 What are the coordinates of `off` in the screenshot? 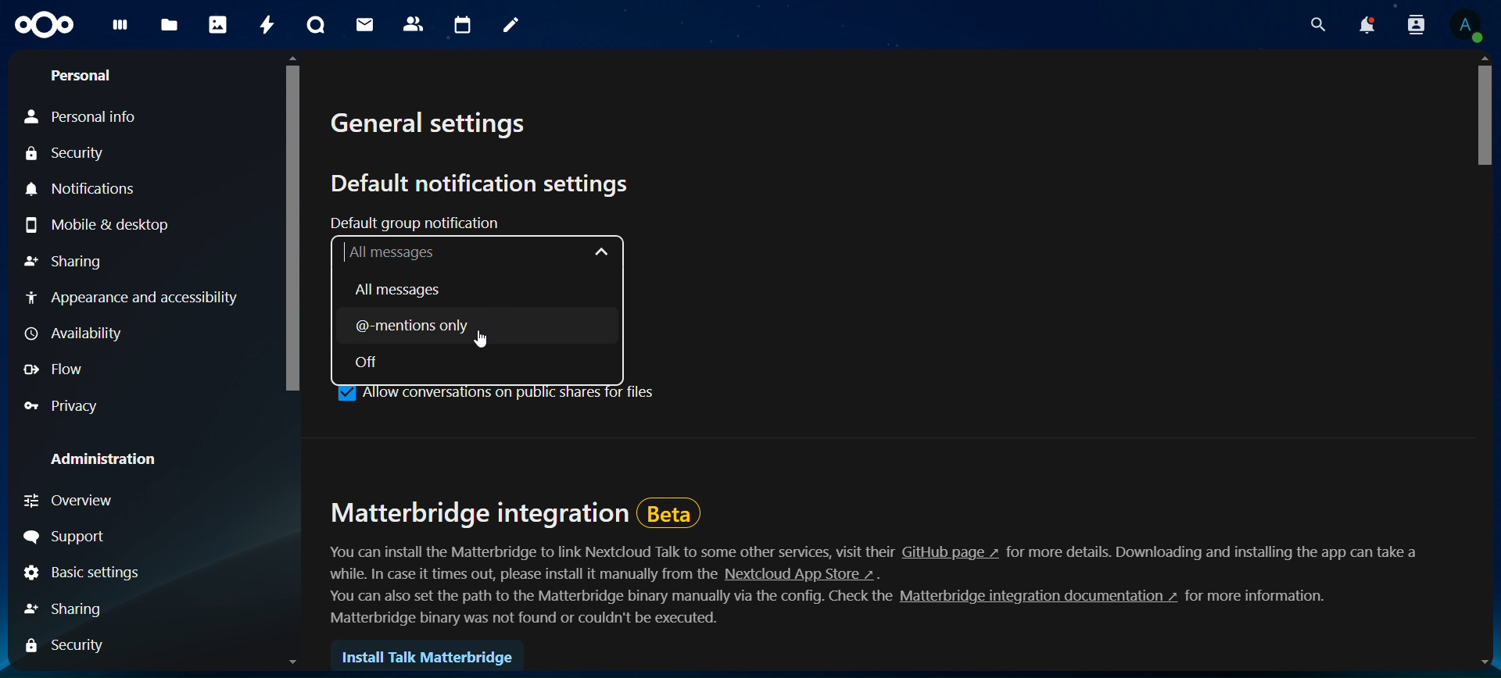 It's located at (376, 362).